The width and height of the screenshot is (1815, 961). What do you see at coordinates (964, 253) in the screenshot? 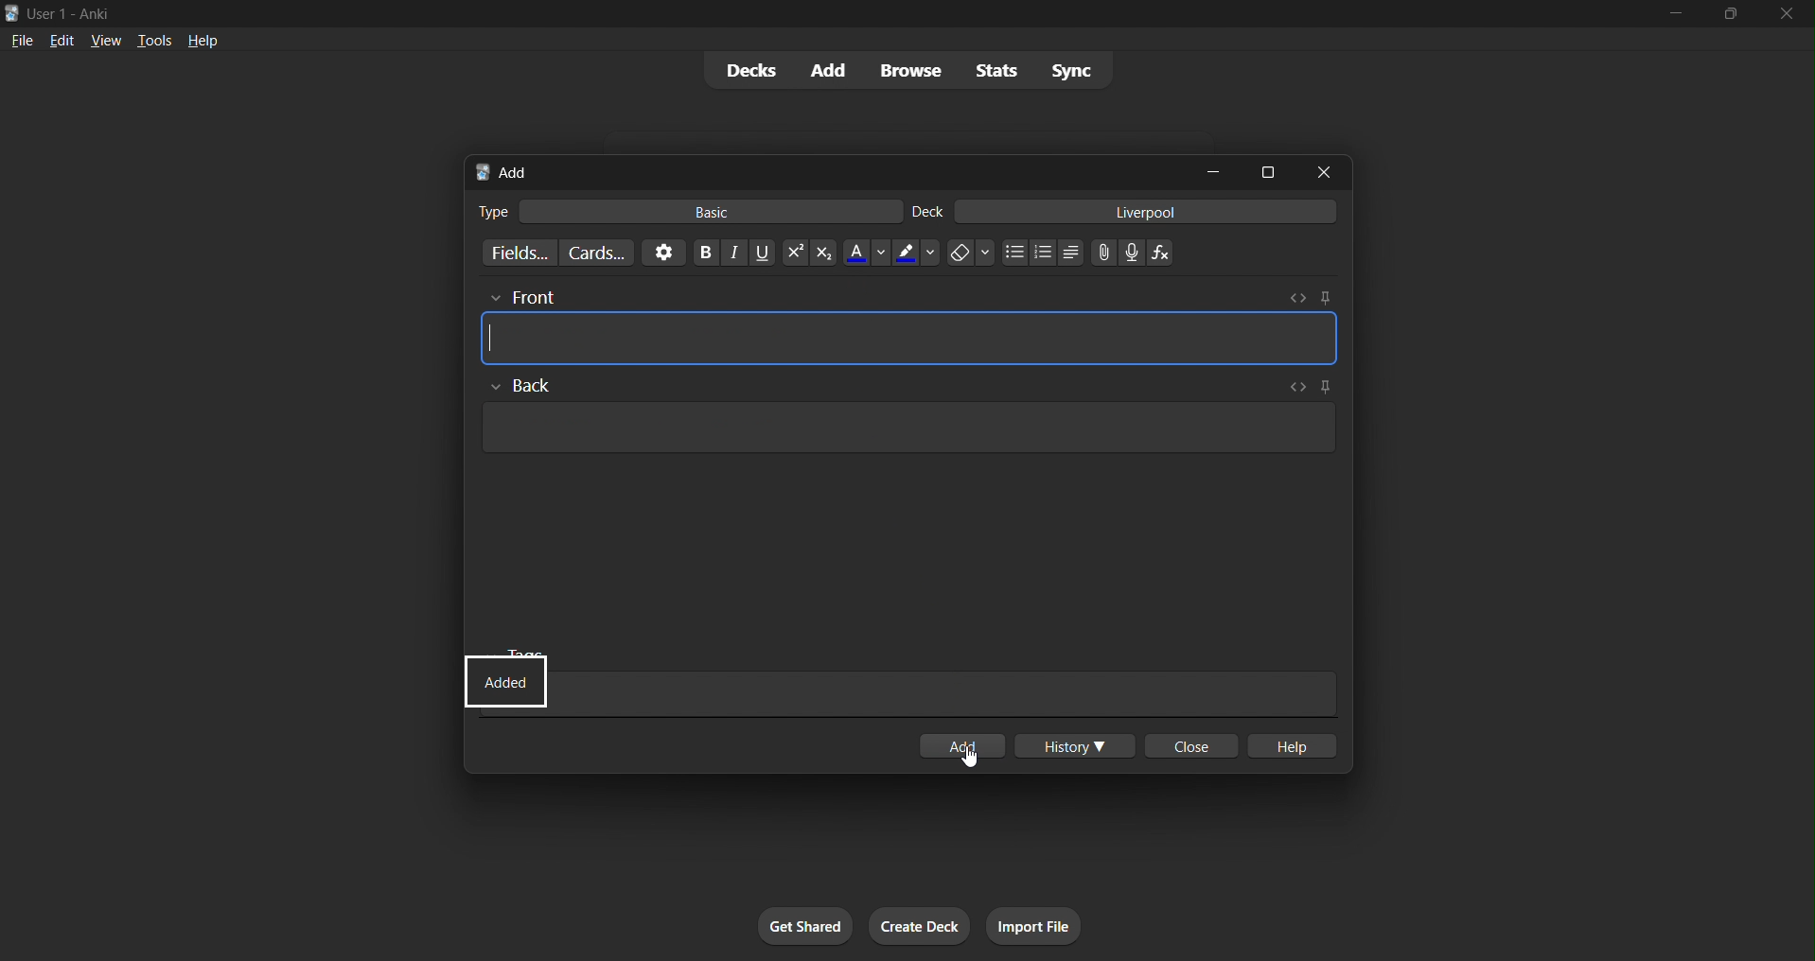
I see `erase formatting` at bounding box center [964, 253].